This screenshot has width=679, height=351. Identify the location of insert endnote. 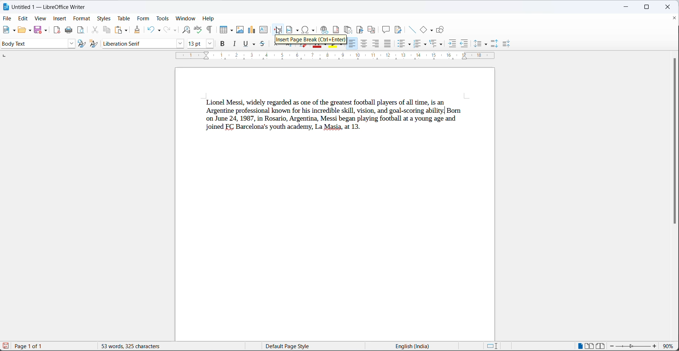
(349, 30).